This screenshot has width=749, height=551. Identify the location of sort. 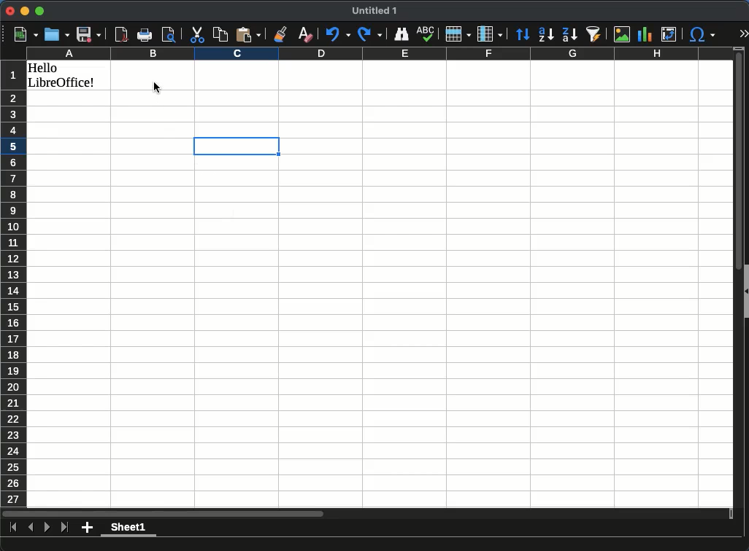
(522, 33).